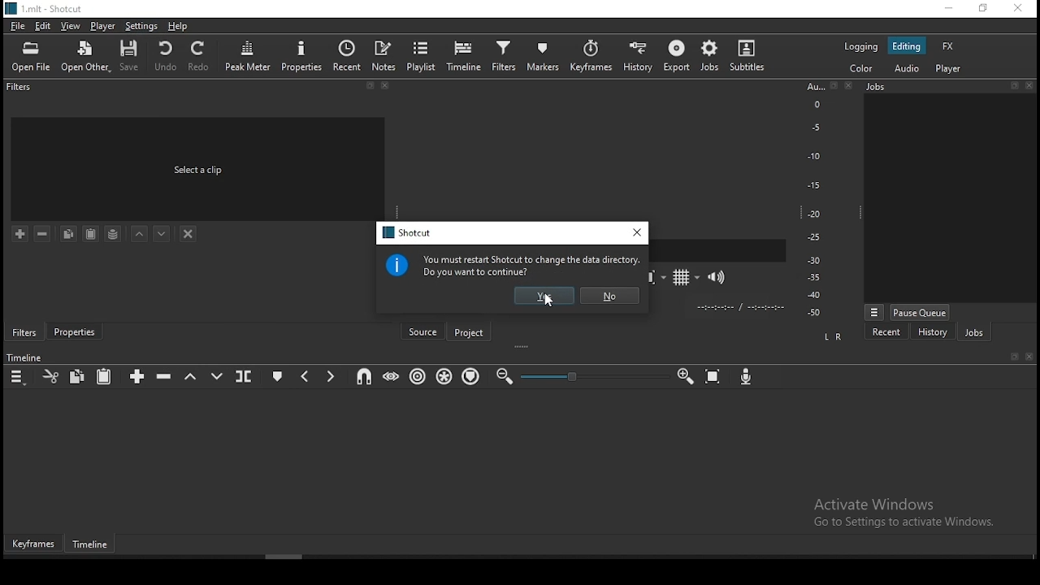 This screenshot has height=585, width=1040. I want to click on history, so click(933, 332).